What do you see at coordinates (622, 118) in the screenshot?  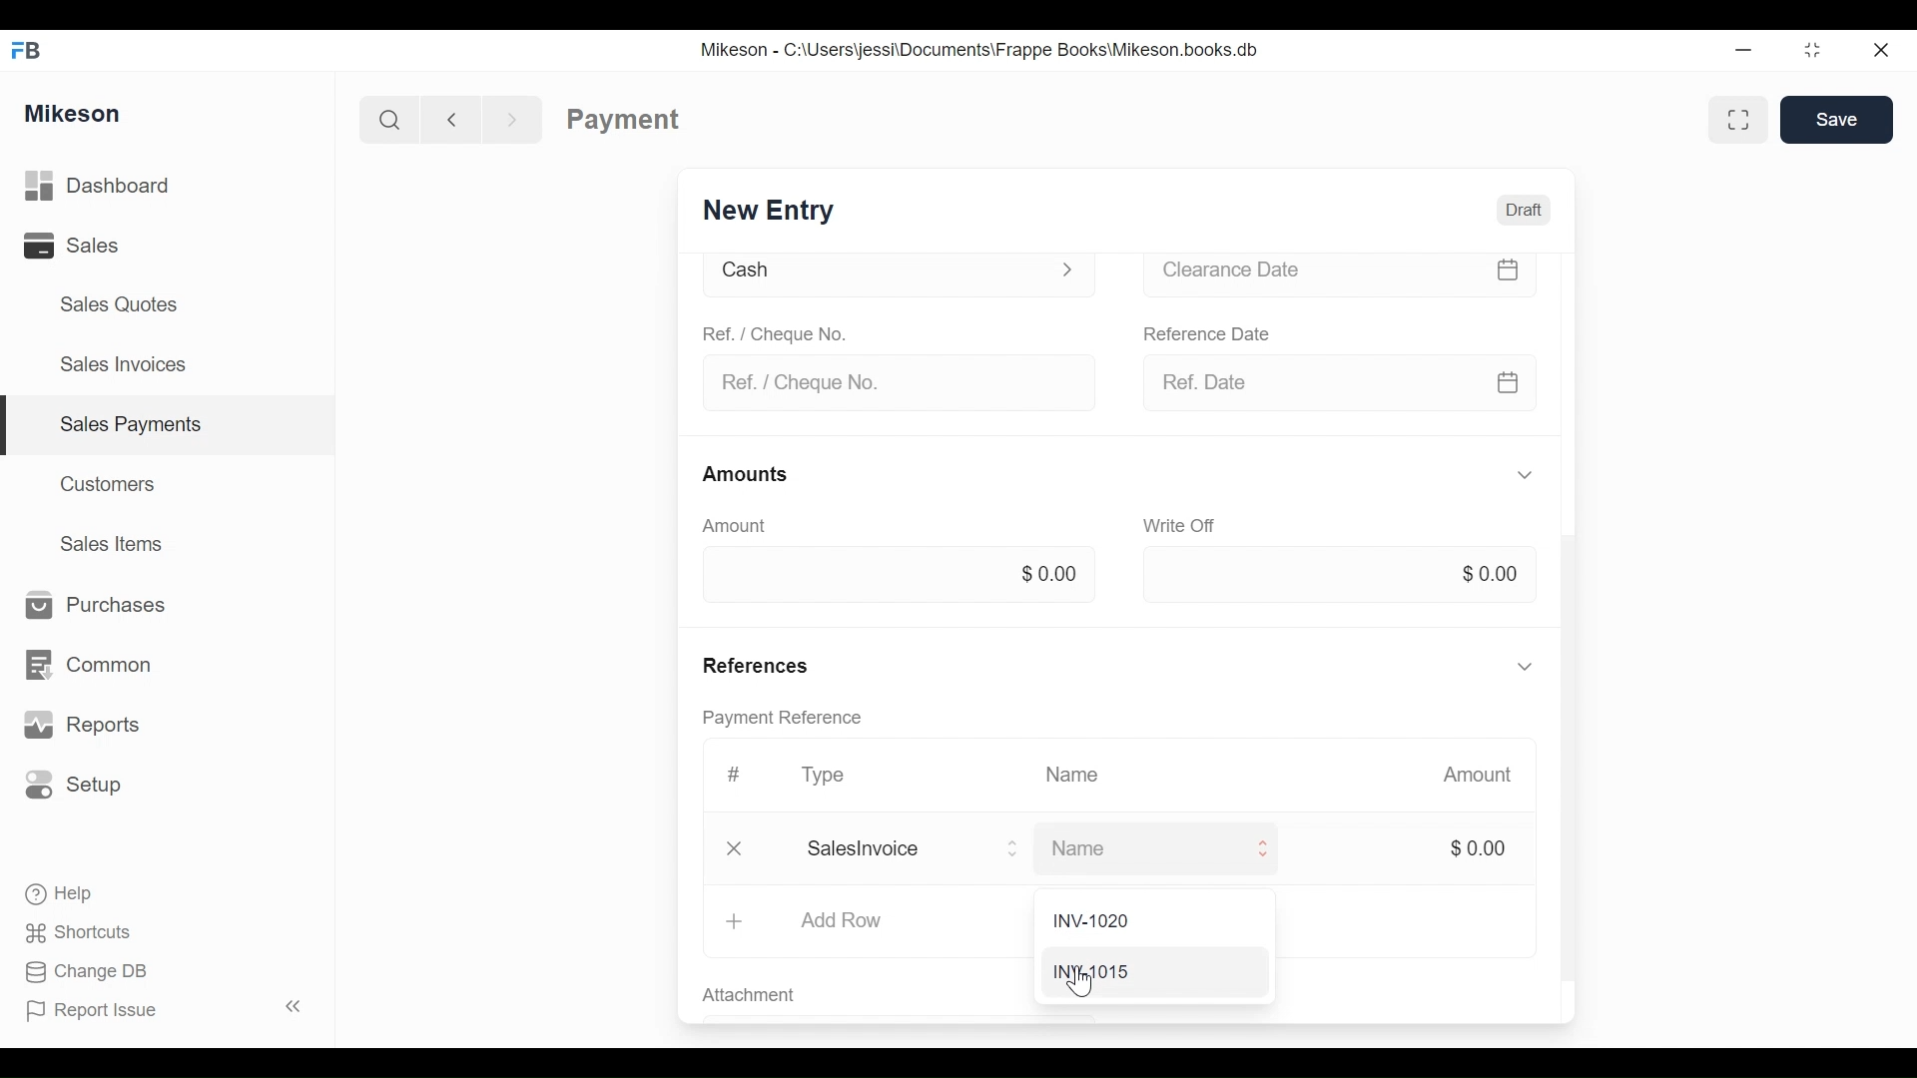 I see `Payment` at bounding box center [622, 118].